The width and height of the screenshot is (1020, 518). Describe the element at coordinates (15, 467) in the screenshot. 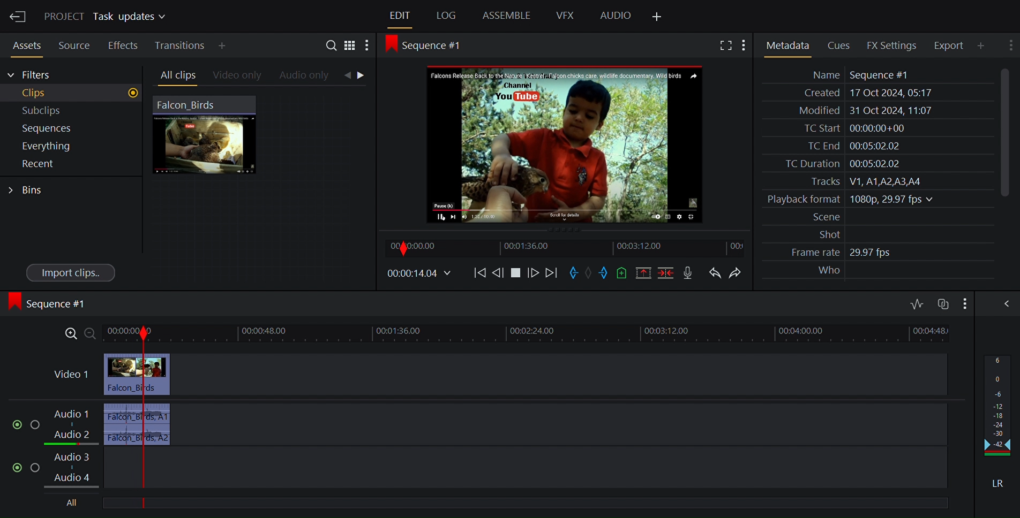

I see `Mute/unmute` at that location.